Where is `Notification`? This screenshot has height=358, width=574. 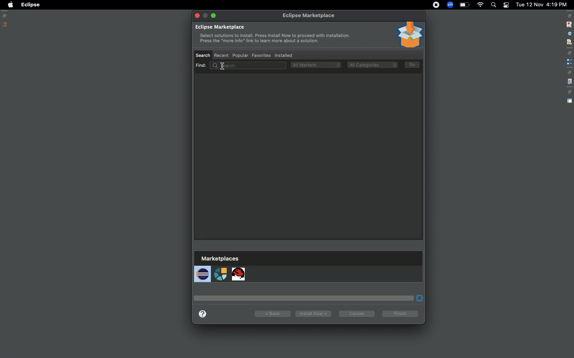 Notification is located at coordinates (506, 5).